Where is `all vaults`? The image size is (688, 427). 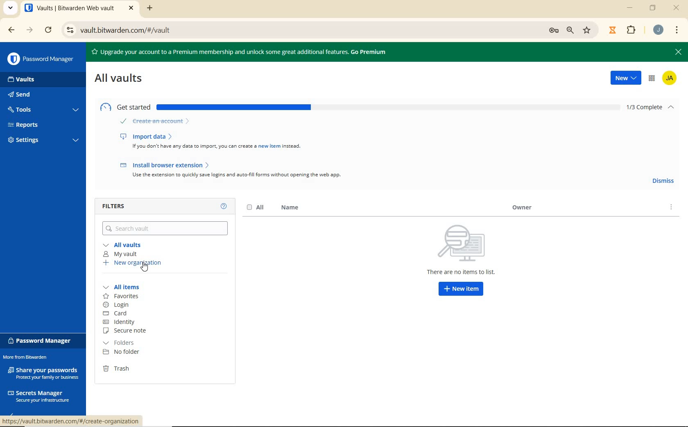 all vaults is located at coordinates (121, 78).